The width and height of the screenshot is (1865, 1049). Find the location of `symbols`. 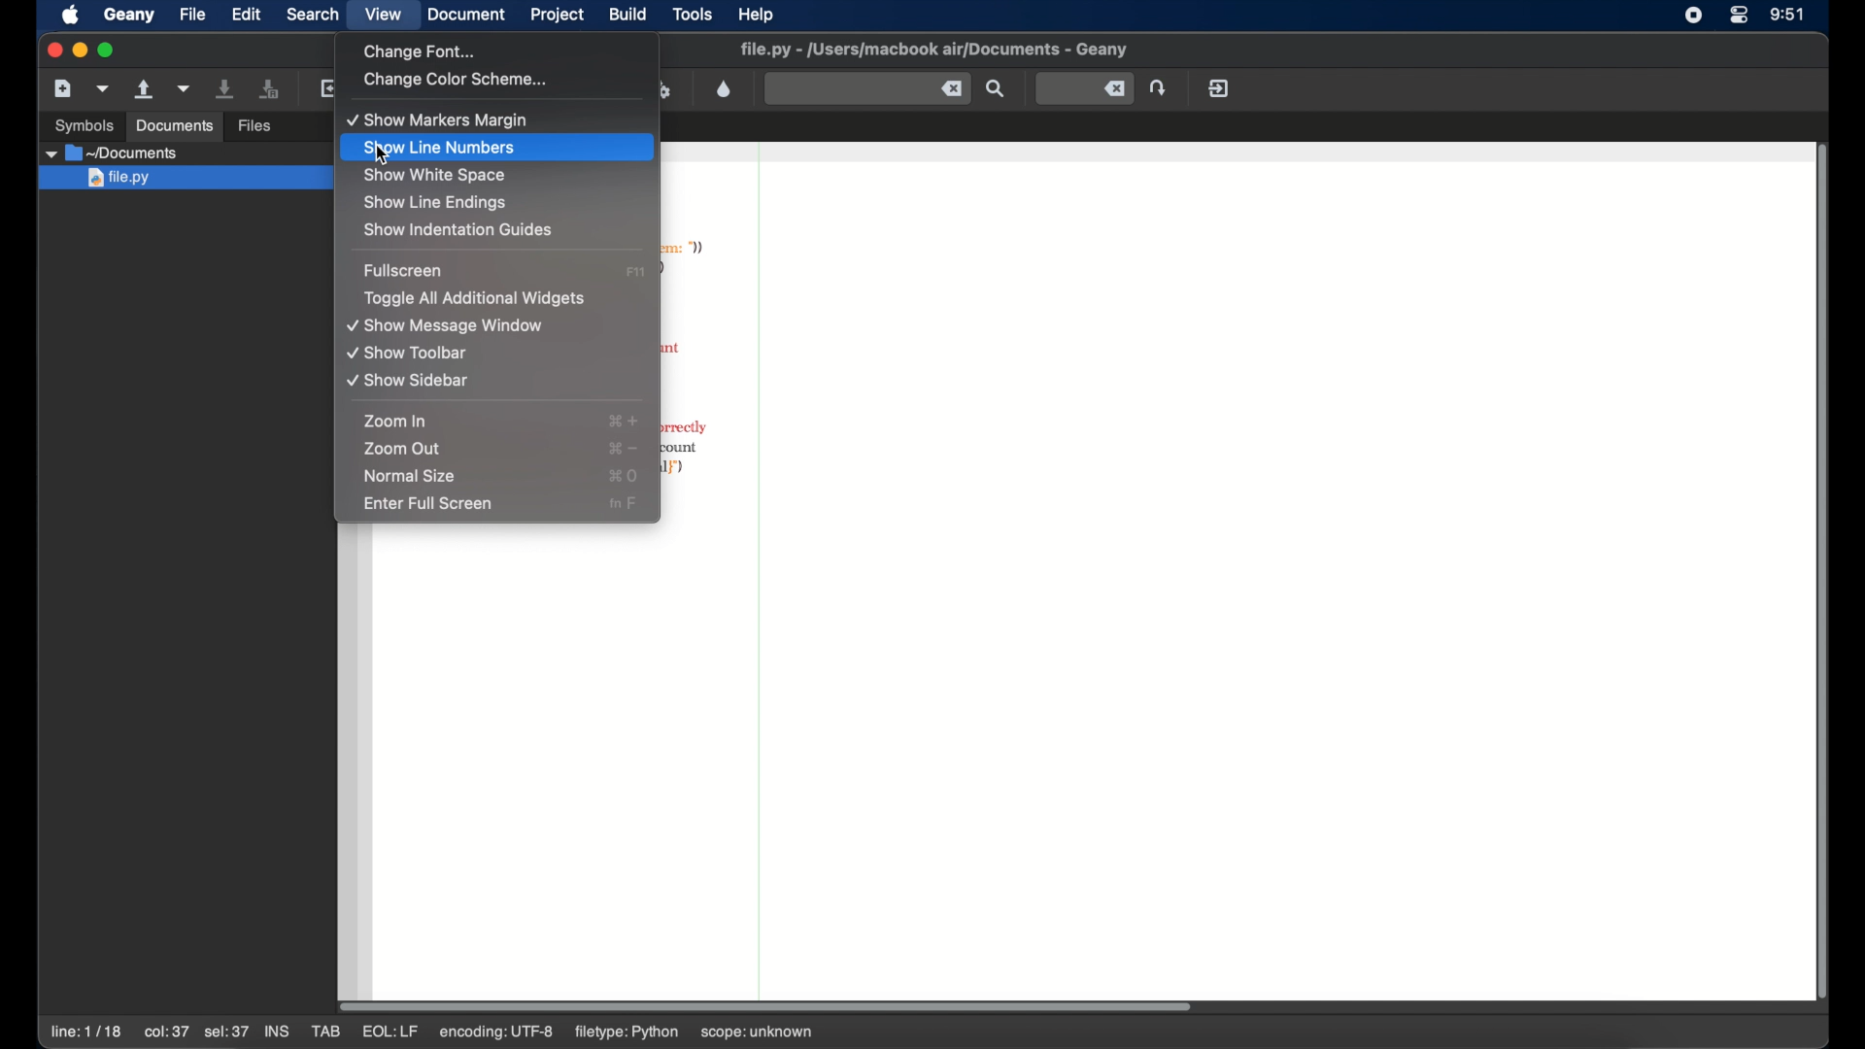

symbols is located at coordinates (84, 127).